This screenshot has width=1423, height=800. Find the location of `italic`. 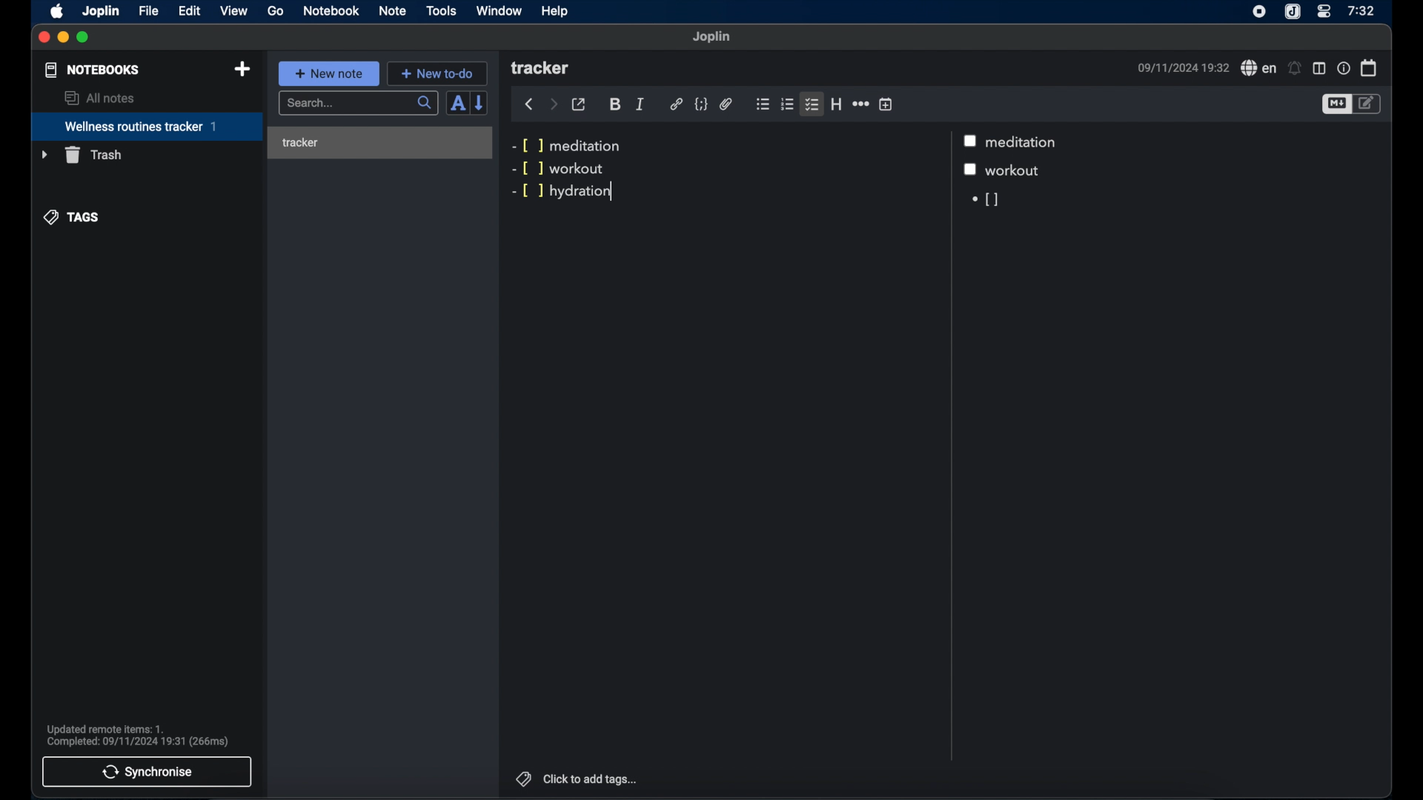

italic is located at coordinates (640, 104).